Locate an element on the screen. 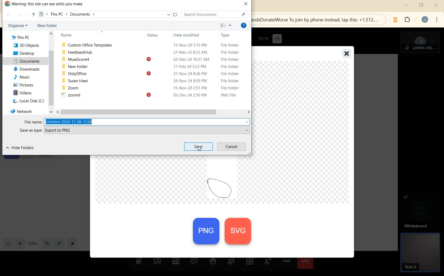   is located at coordinates (149, 59).